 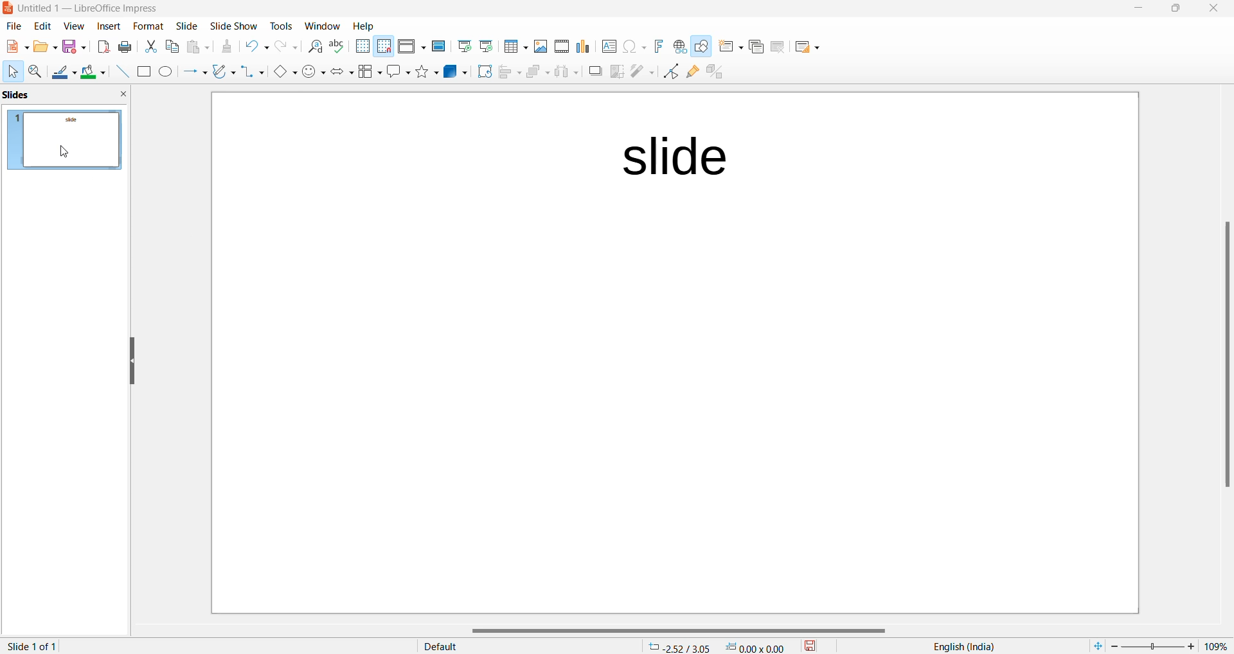 I want to click on print, so click(x=128, y=46).